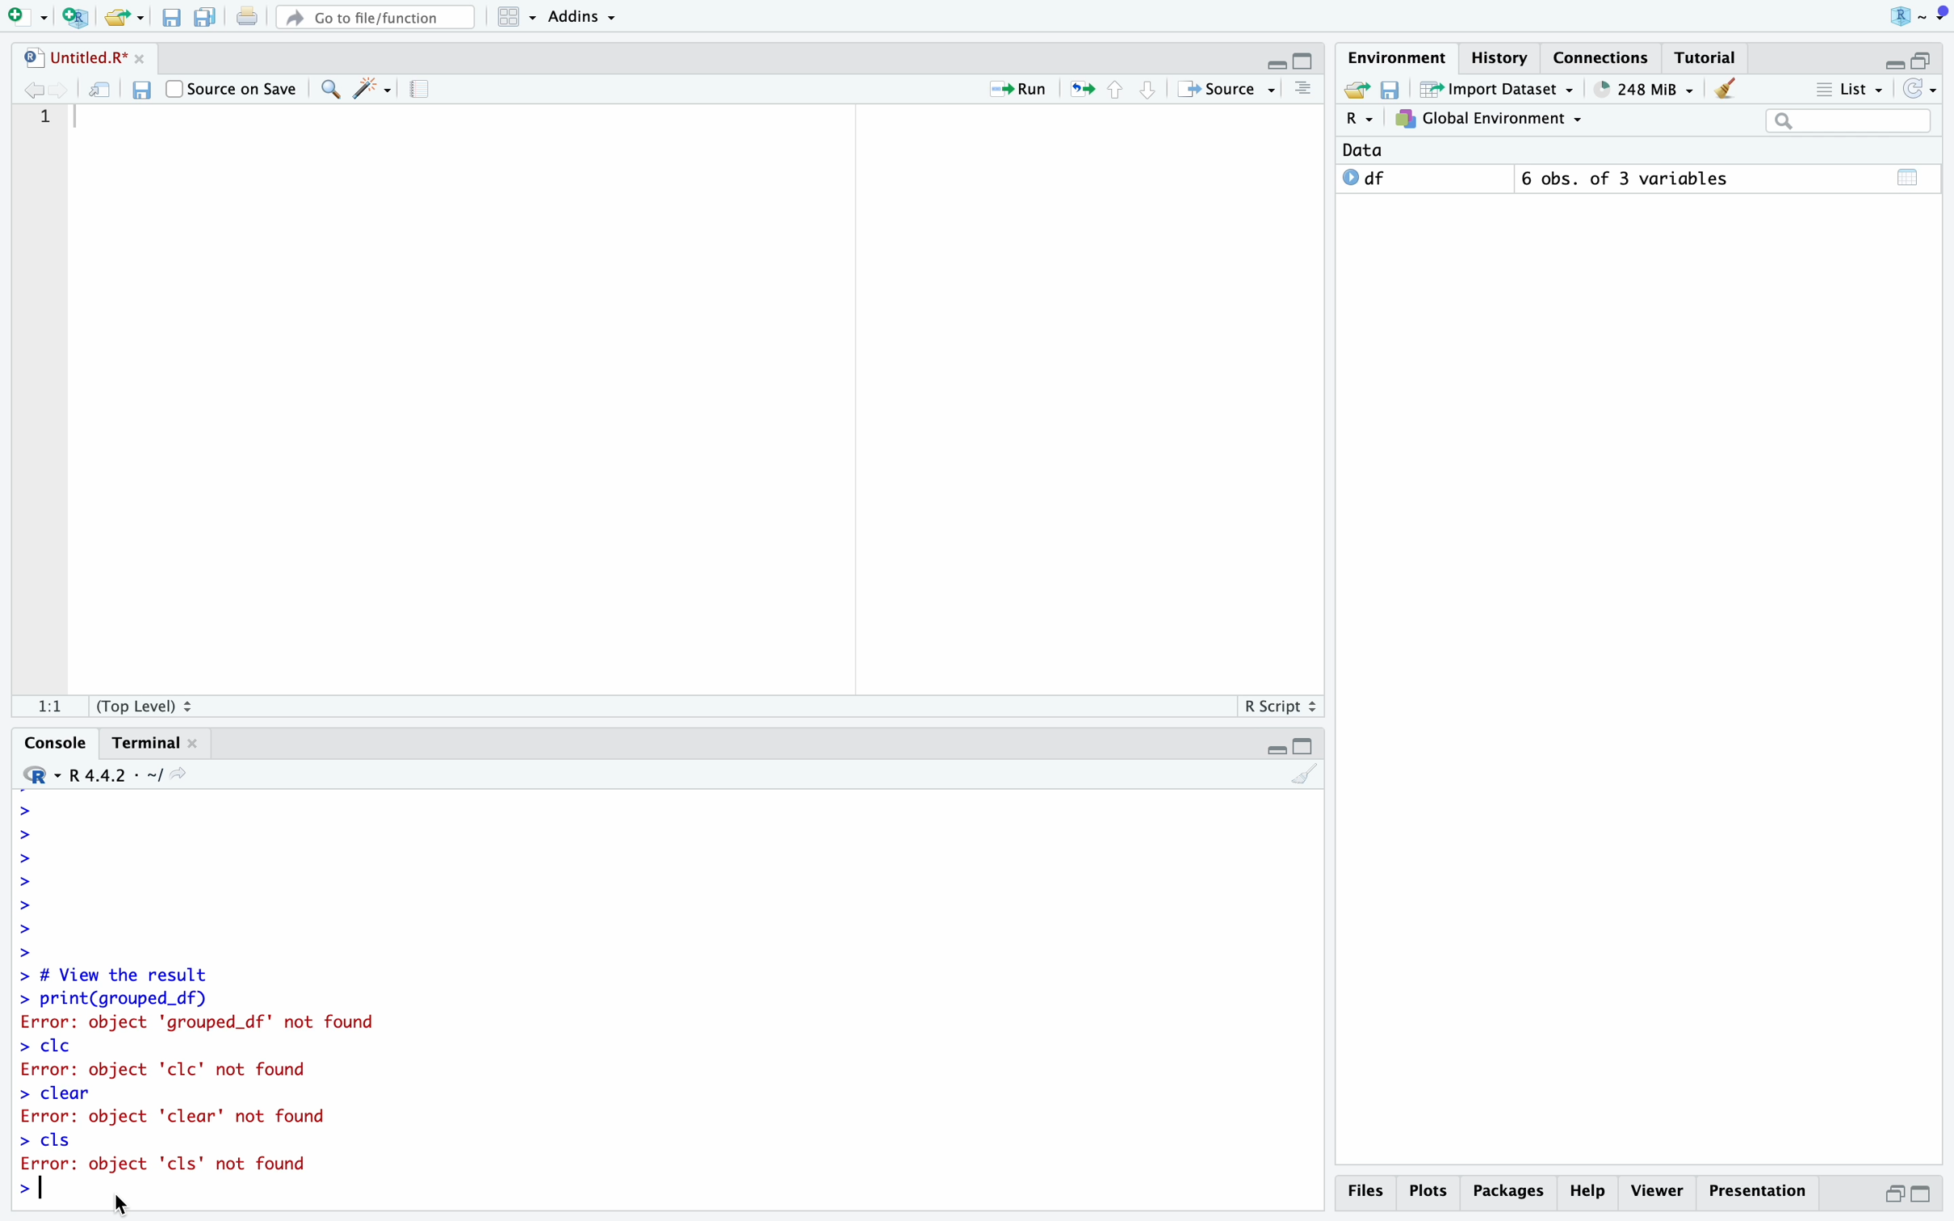 Image resolution: width=1954 pixels, height=1221 pixels. I want to click on 1:1, so click(48, 706).